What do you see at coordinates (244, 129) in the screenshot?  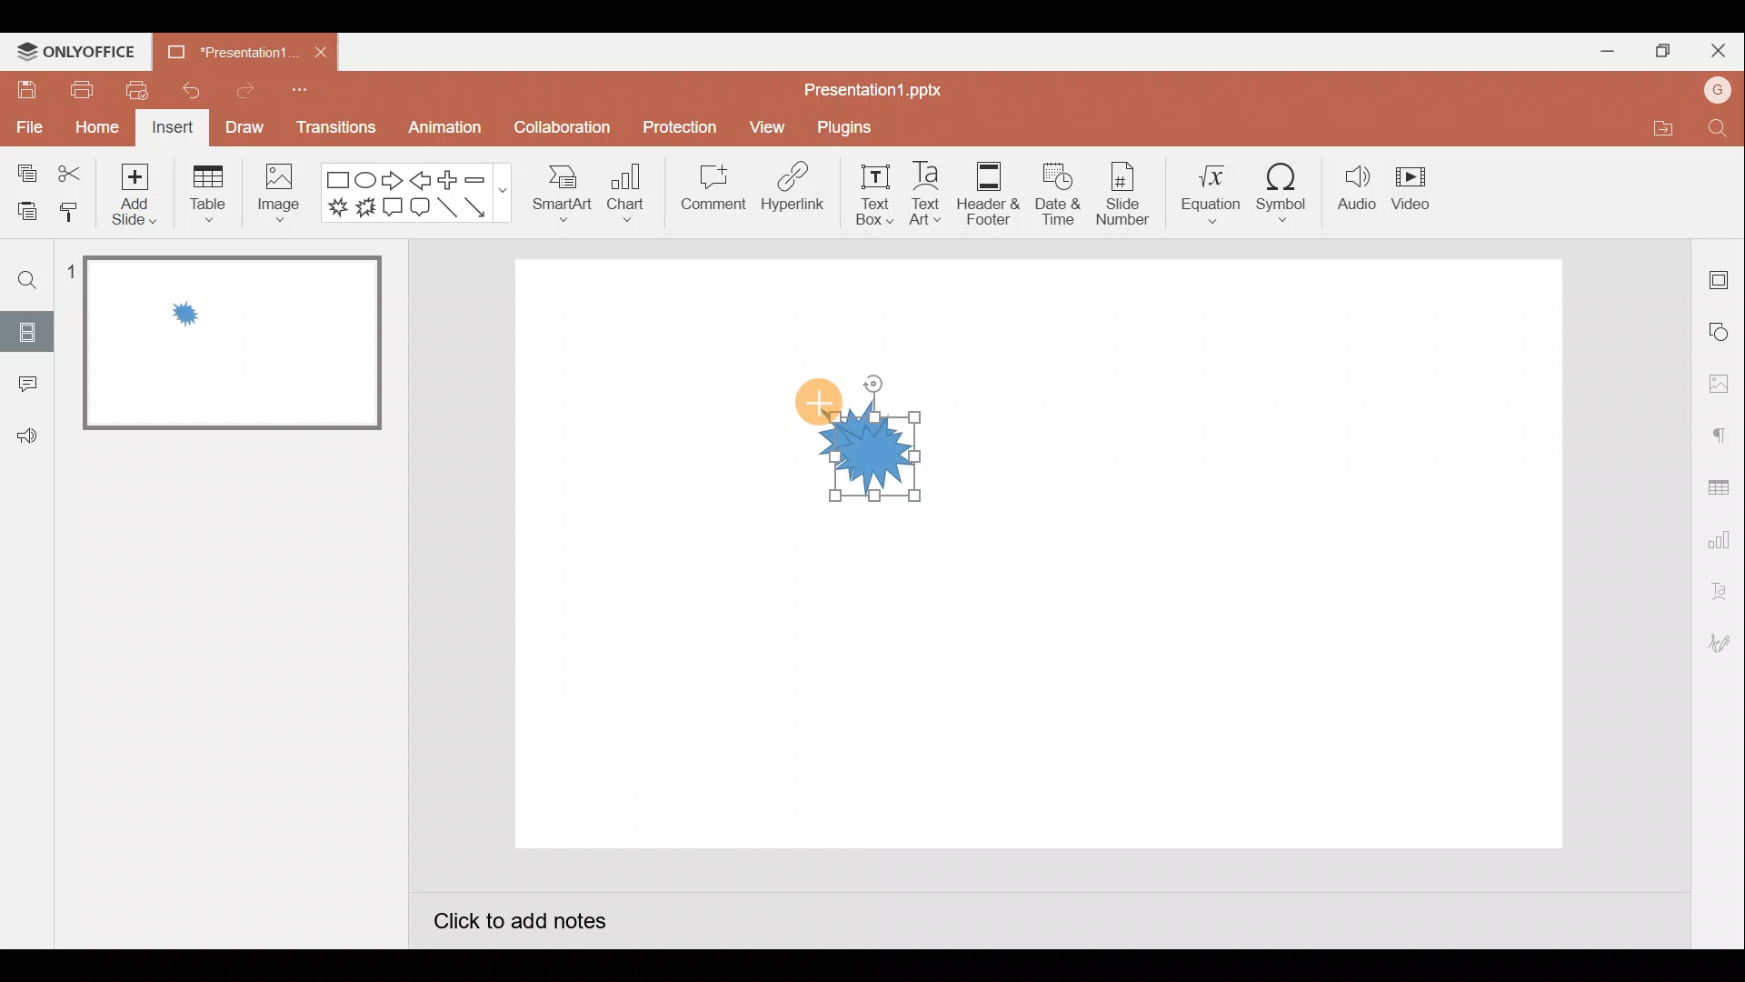 I see `Draw` at bounding box center [244, 129].